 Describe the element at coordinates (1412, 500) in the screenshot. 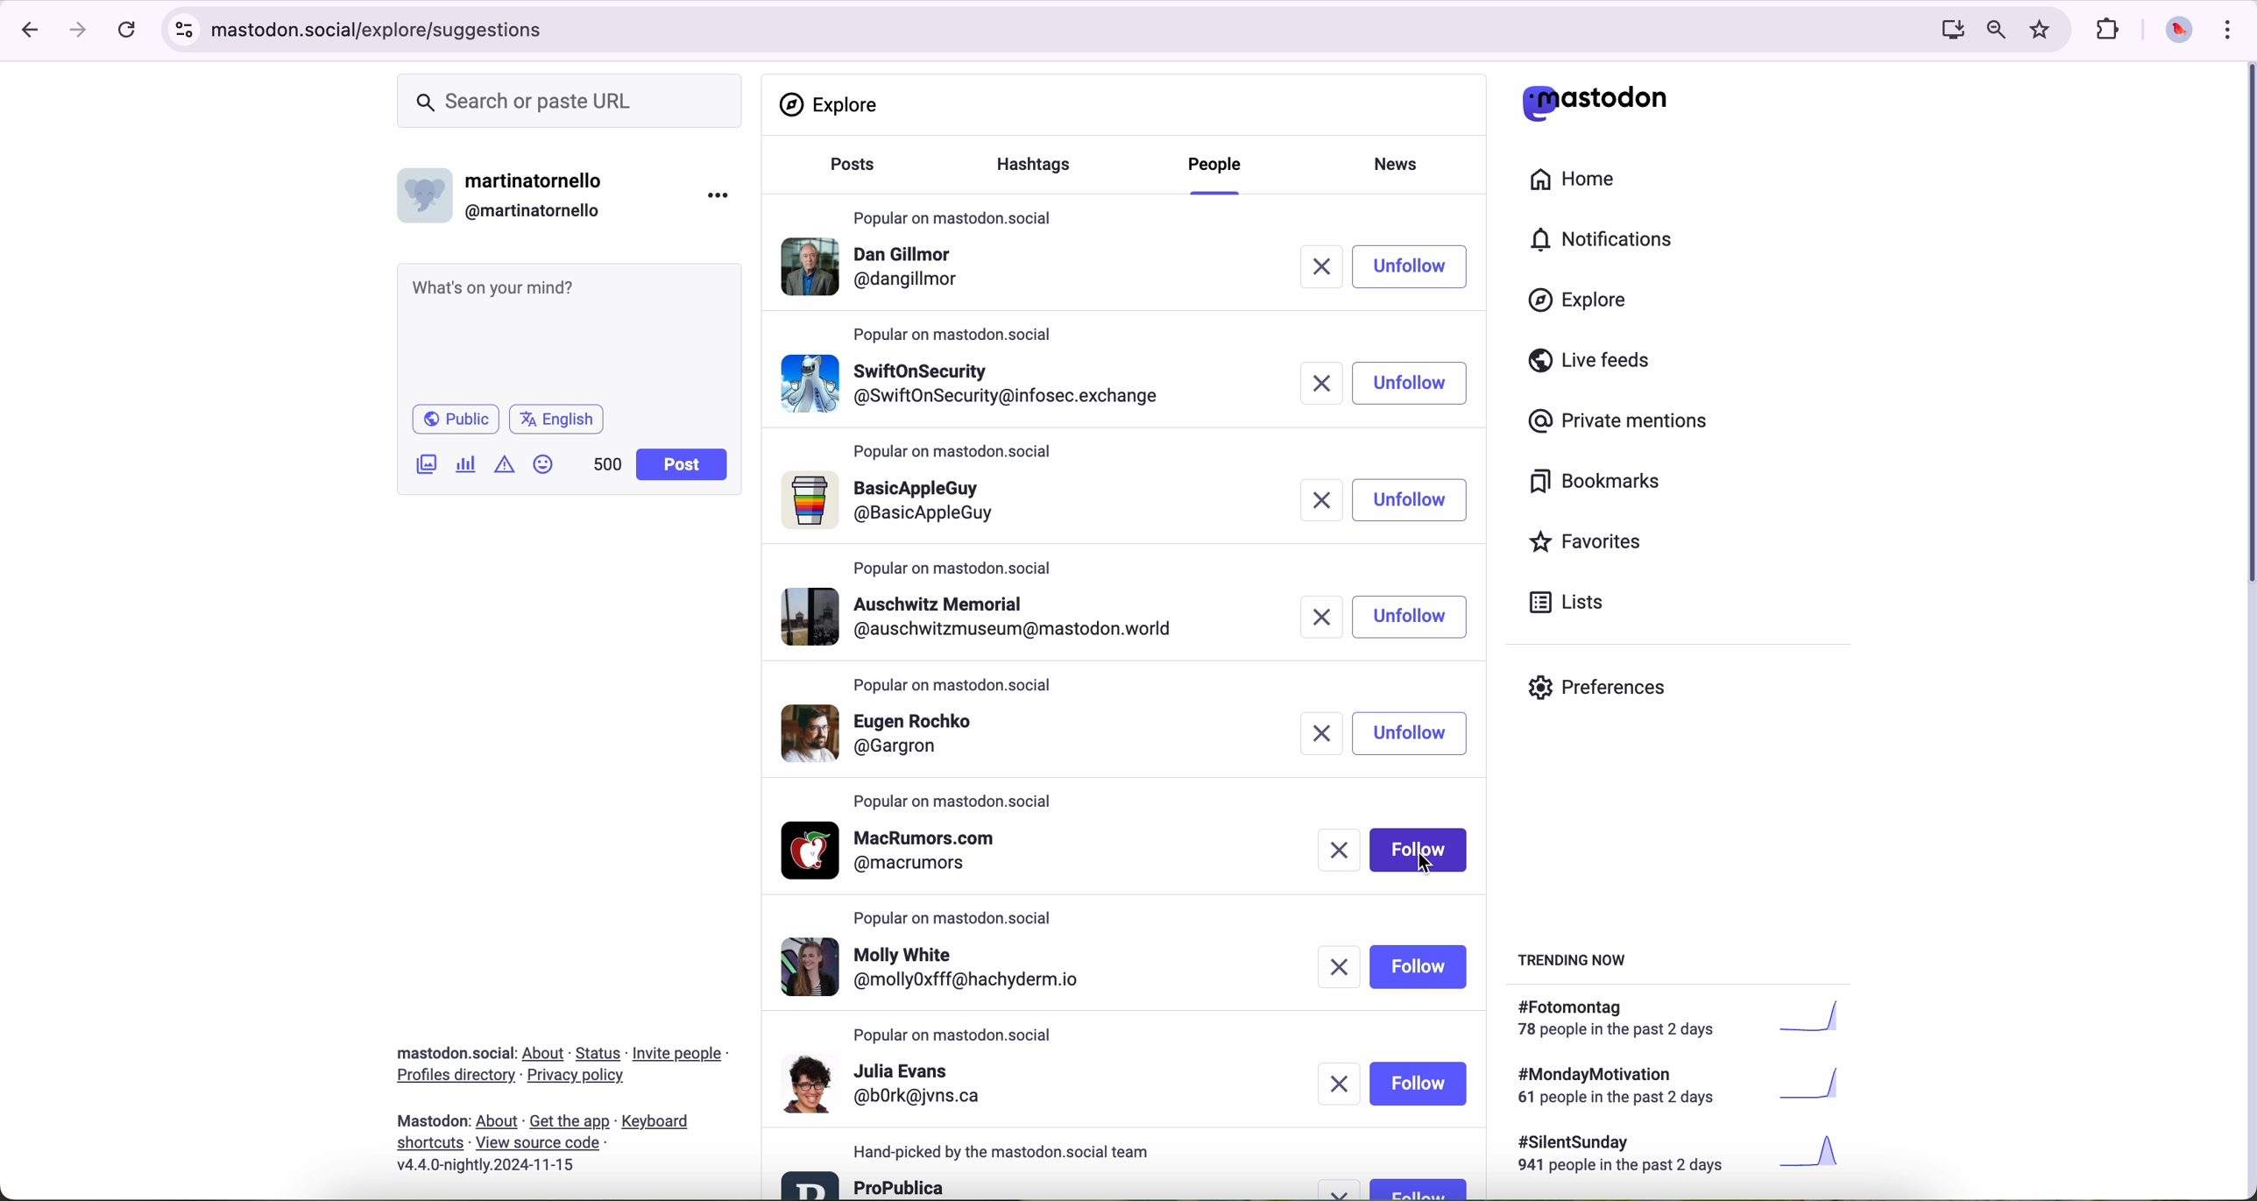

I see `unfollow` at that location.